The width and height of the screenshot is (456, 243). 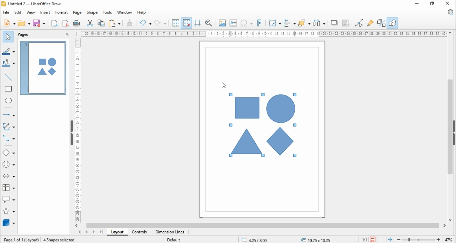 I want to click on -0.17x-0.17, so click(x=315, y=239).